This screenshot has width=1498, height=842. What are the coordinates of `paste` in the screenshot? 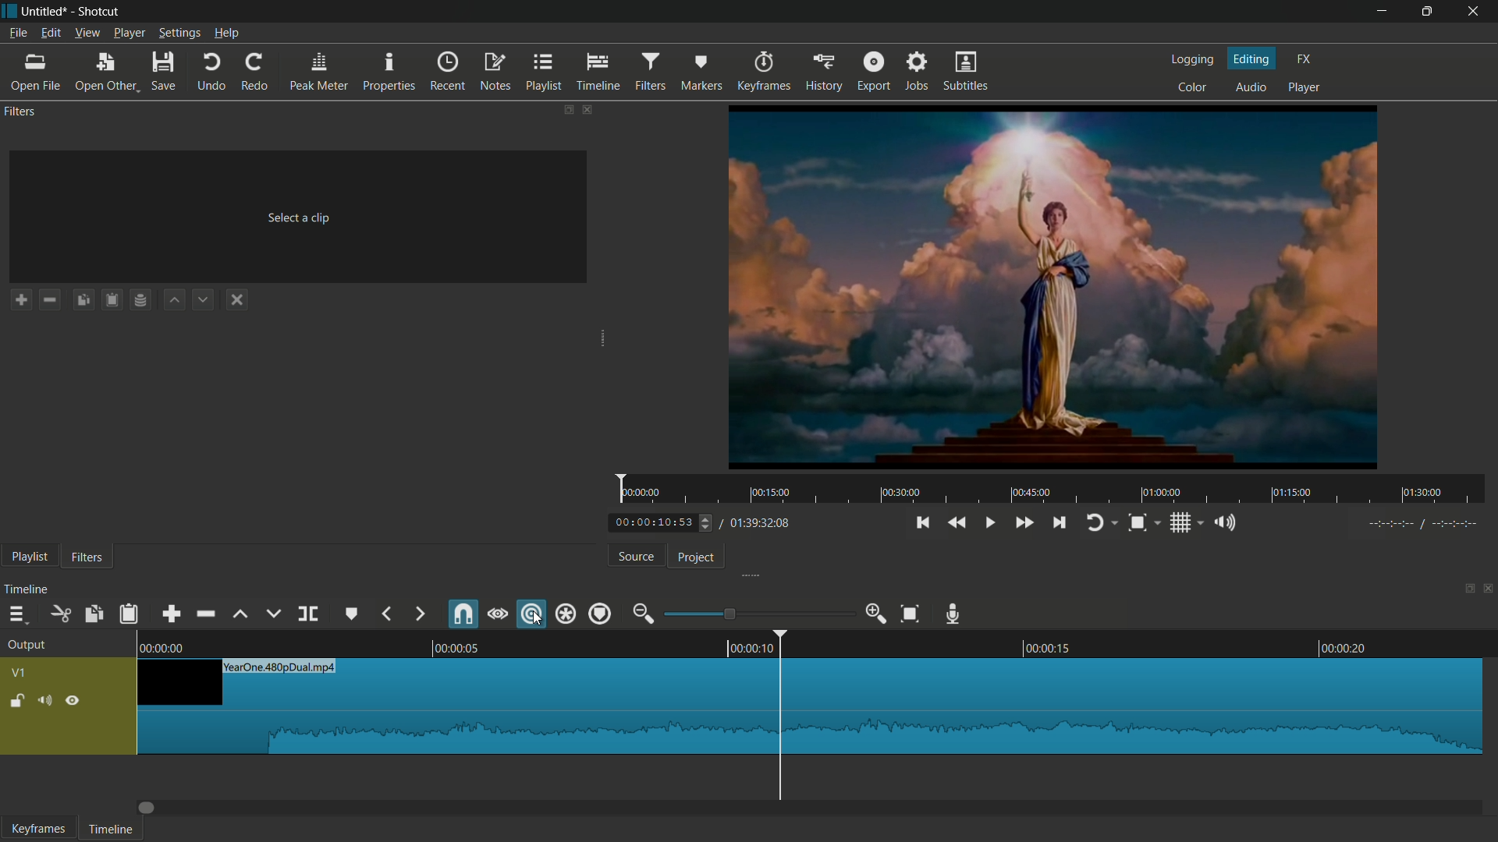 It's located at (129, 615).